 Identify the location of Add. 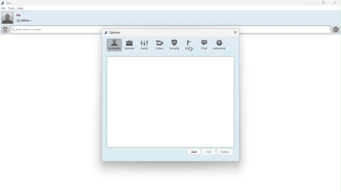
(194, 152).